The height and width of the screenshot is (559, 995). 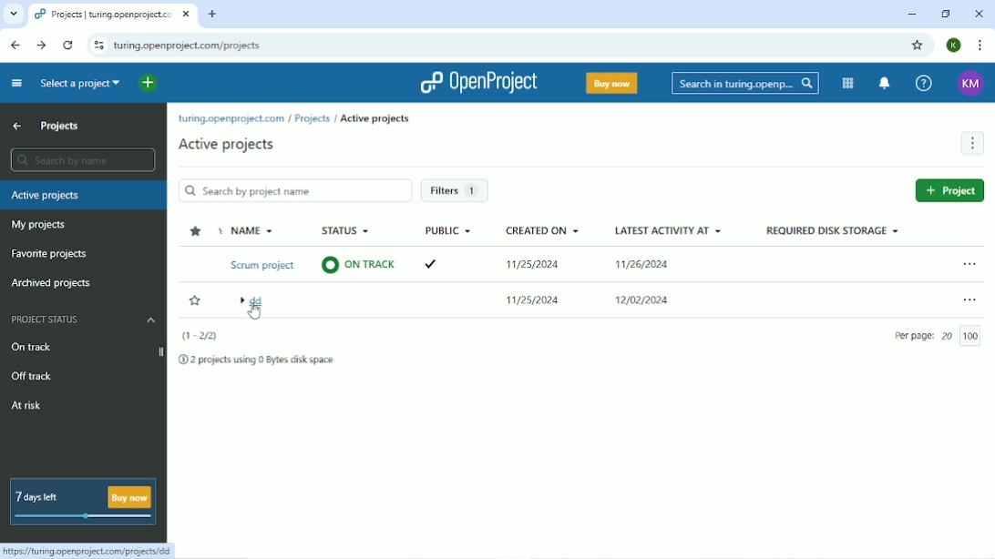 I want to click on Current tab, so click(x=112, y=15).